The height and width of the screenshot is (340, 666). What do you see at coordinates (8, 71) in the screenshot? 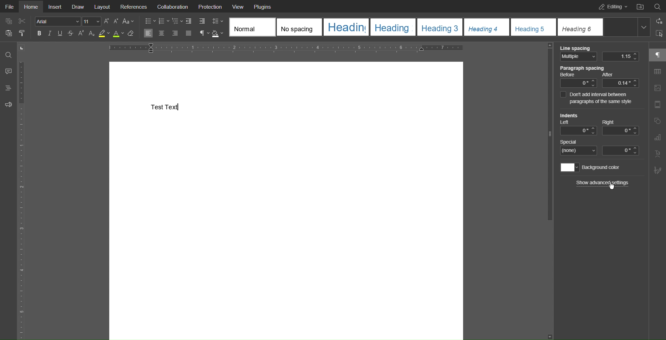
I see `Comment` at bounding box center [8, 71].